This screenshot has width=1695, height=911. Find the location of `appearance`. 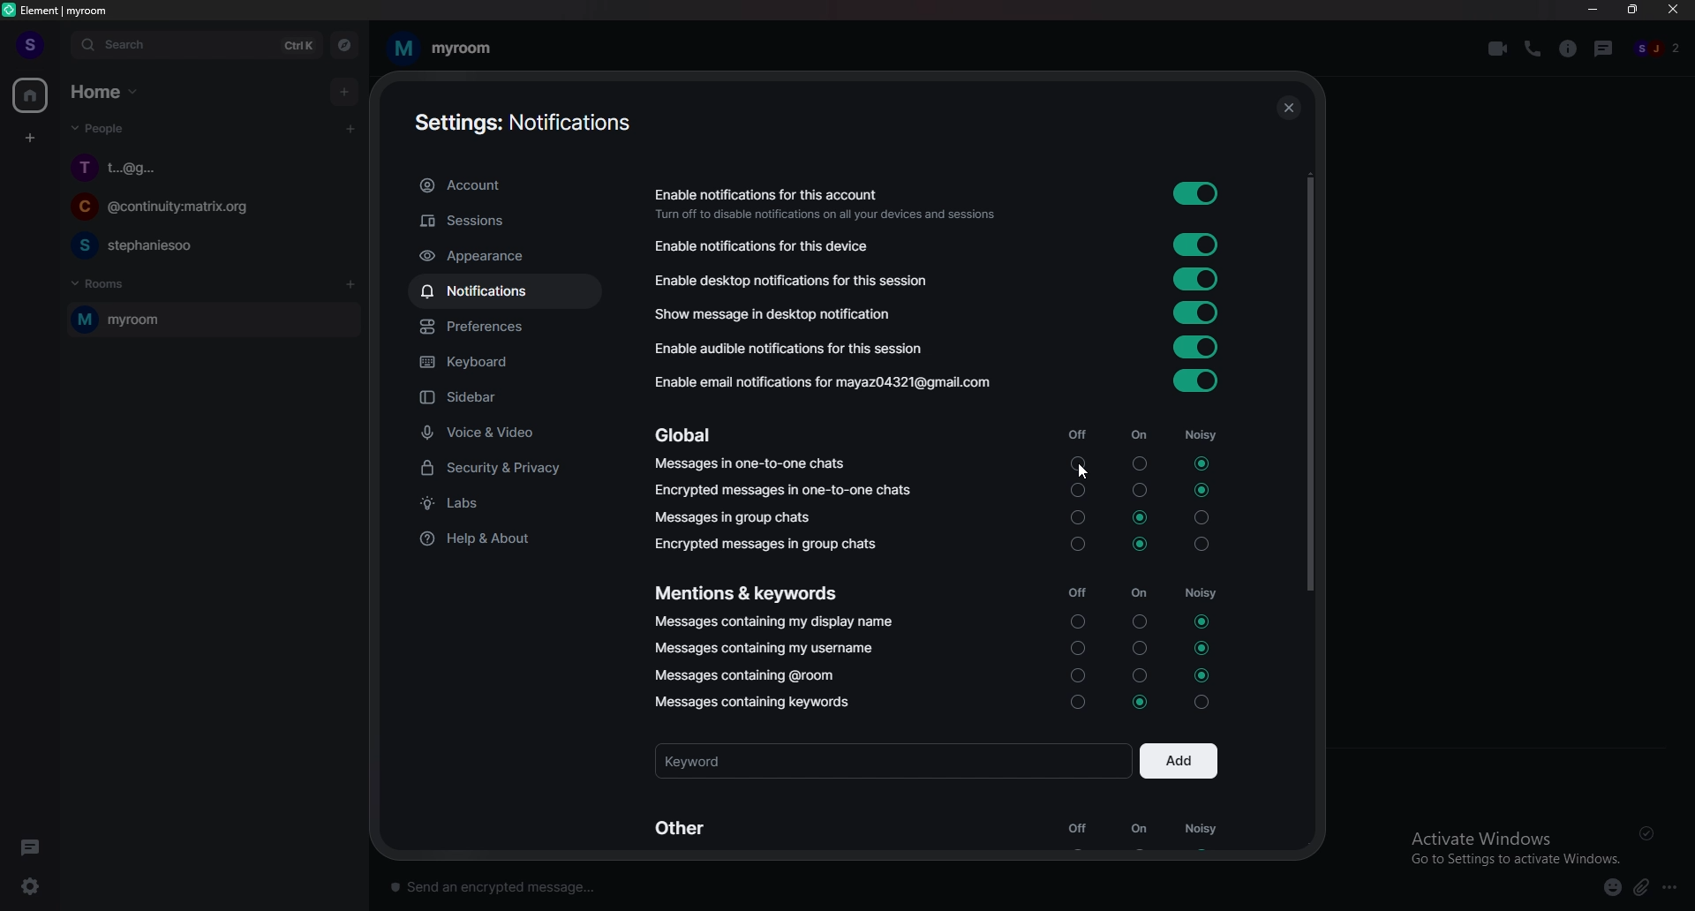

appearance is located at coordinates (511, 257).